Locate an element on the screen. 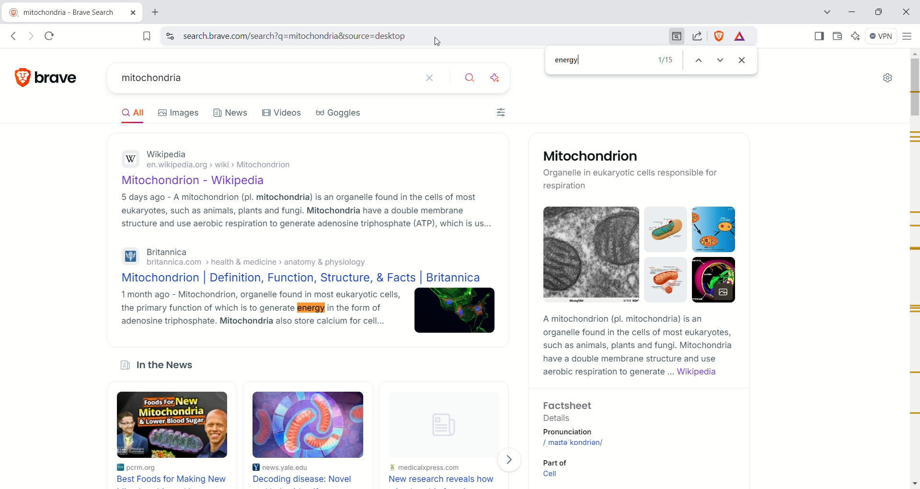 The image size is (920, 489). close is located at coordinates (133, 13).